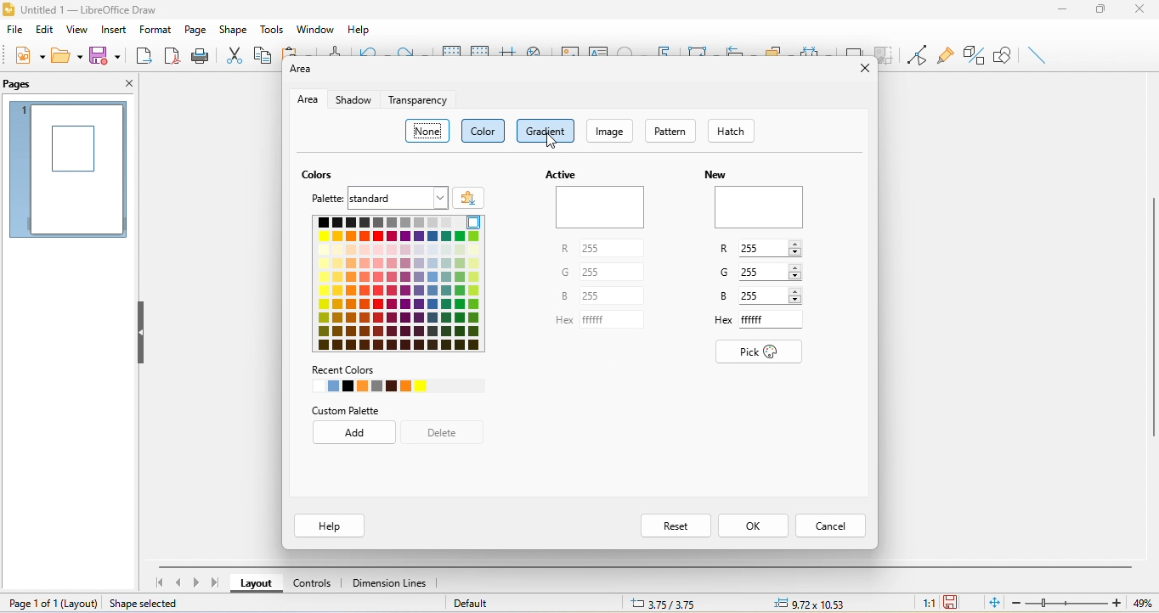  Describe the element at coordinates (482, 131) in the screenshot. I see `color` at that location.